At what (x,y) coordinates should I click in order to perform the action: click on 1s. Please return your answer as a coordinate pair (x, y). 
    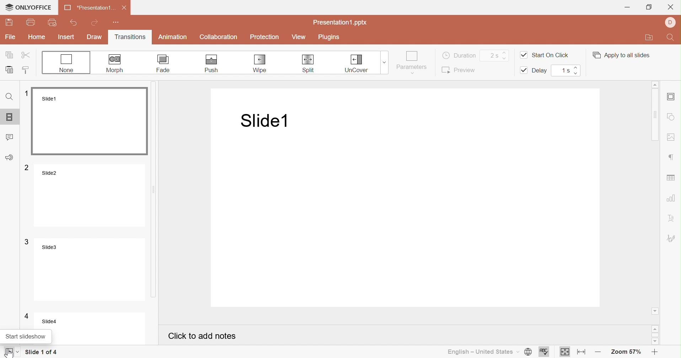
    Looking at the image, I should click on (565, 70).